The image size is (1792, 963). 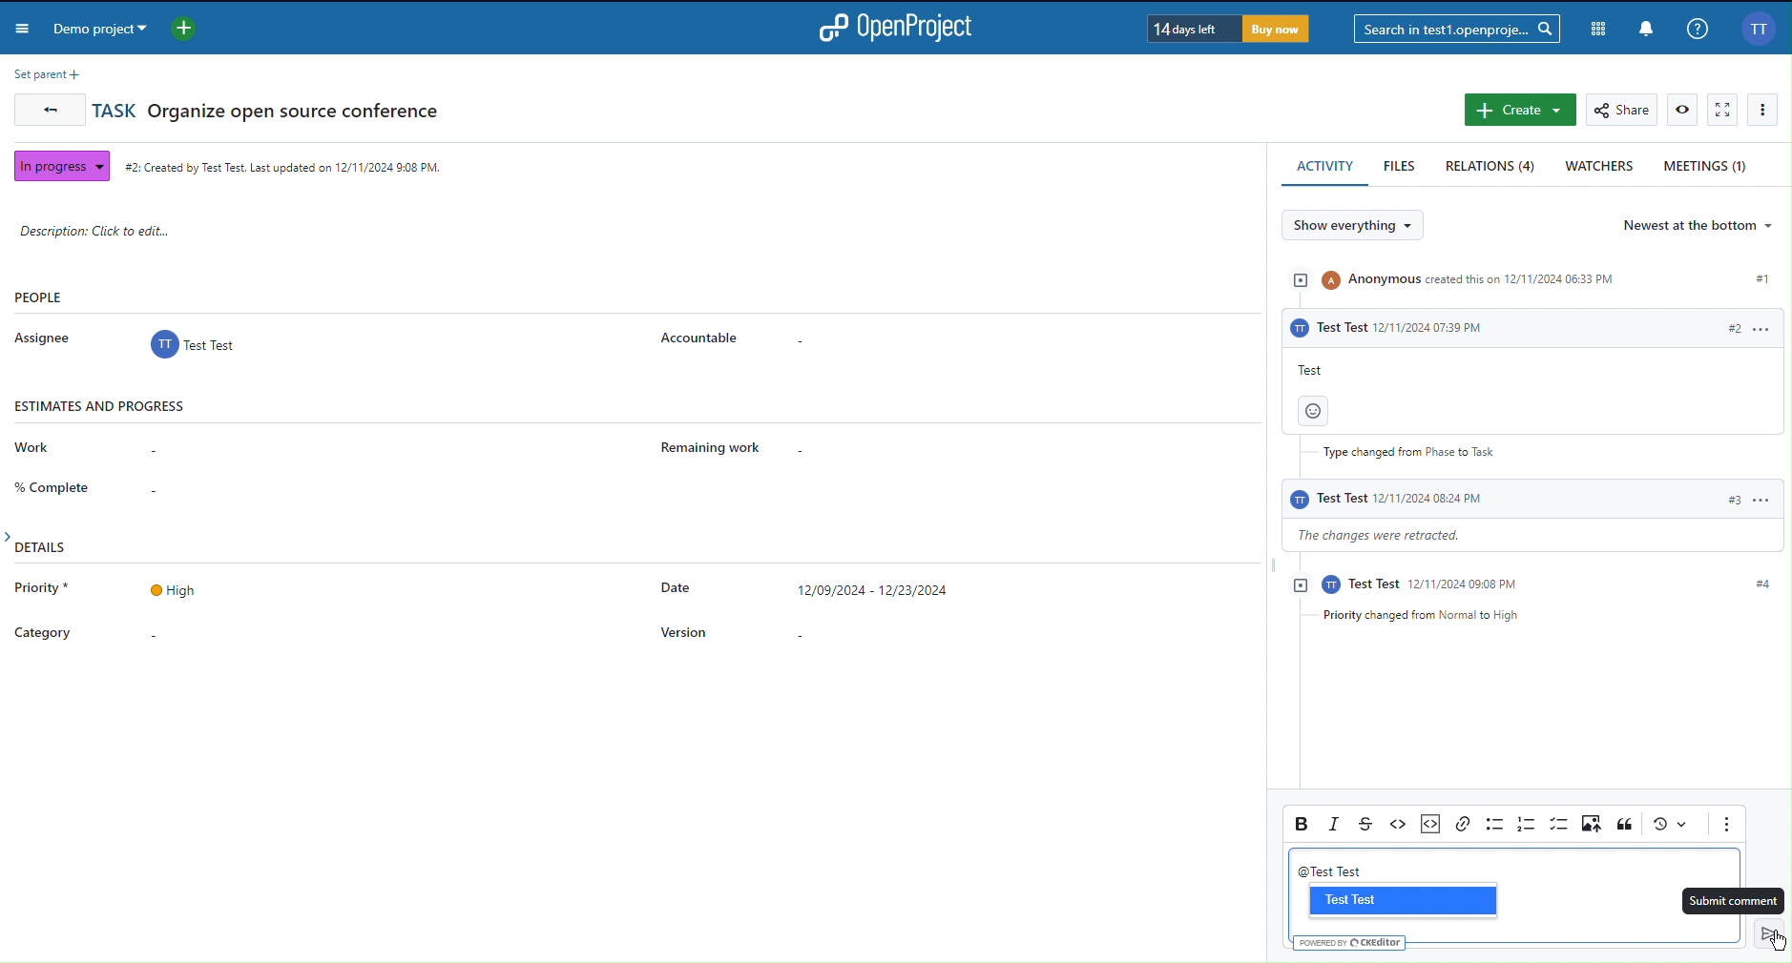 What do you see at coordinates (1708, 165) in the screenshot?
I see `Meetings` at bounding box center [1708, 165].